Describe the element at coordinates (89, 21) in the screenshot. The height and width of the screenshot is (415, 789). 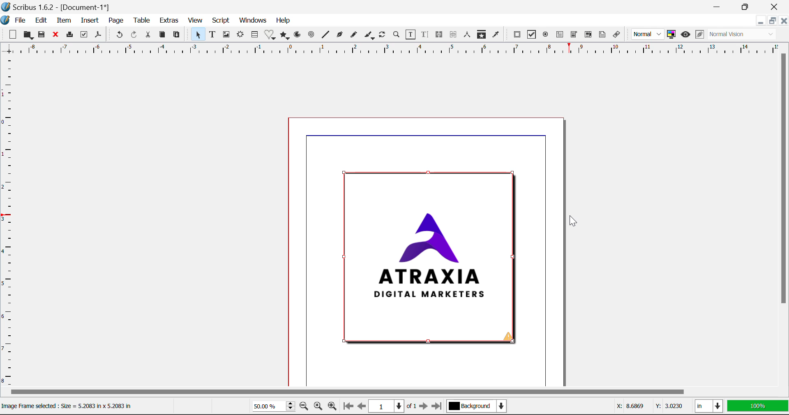
I see `Insert` at that location.